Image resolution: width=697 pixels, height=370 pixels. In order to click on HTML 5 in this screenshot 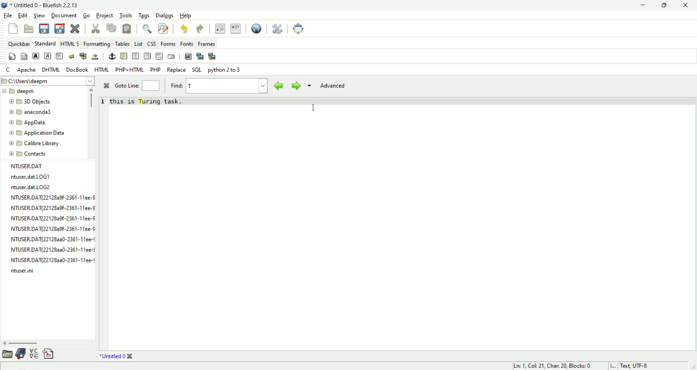, I will do `click(69, 44)`.